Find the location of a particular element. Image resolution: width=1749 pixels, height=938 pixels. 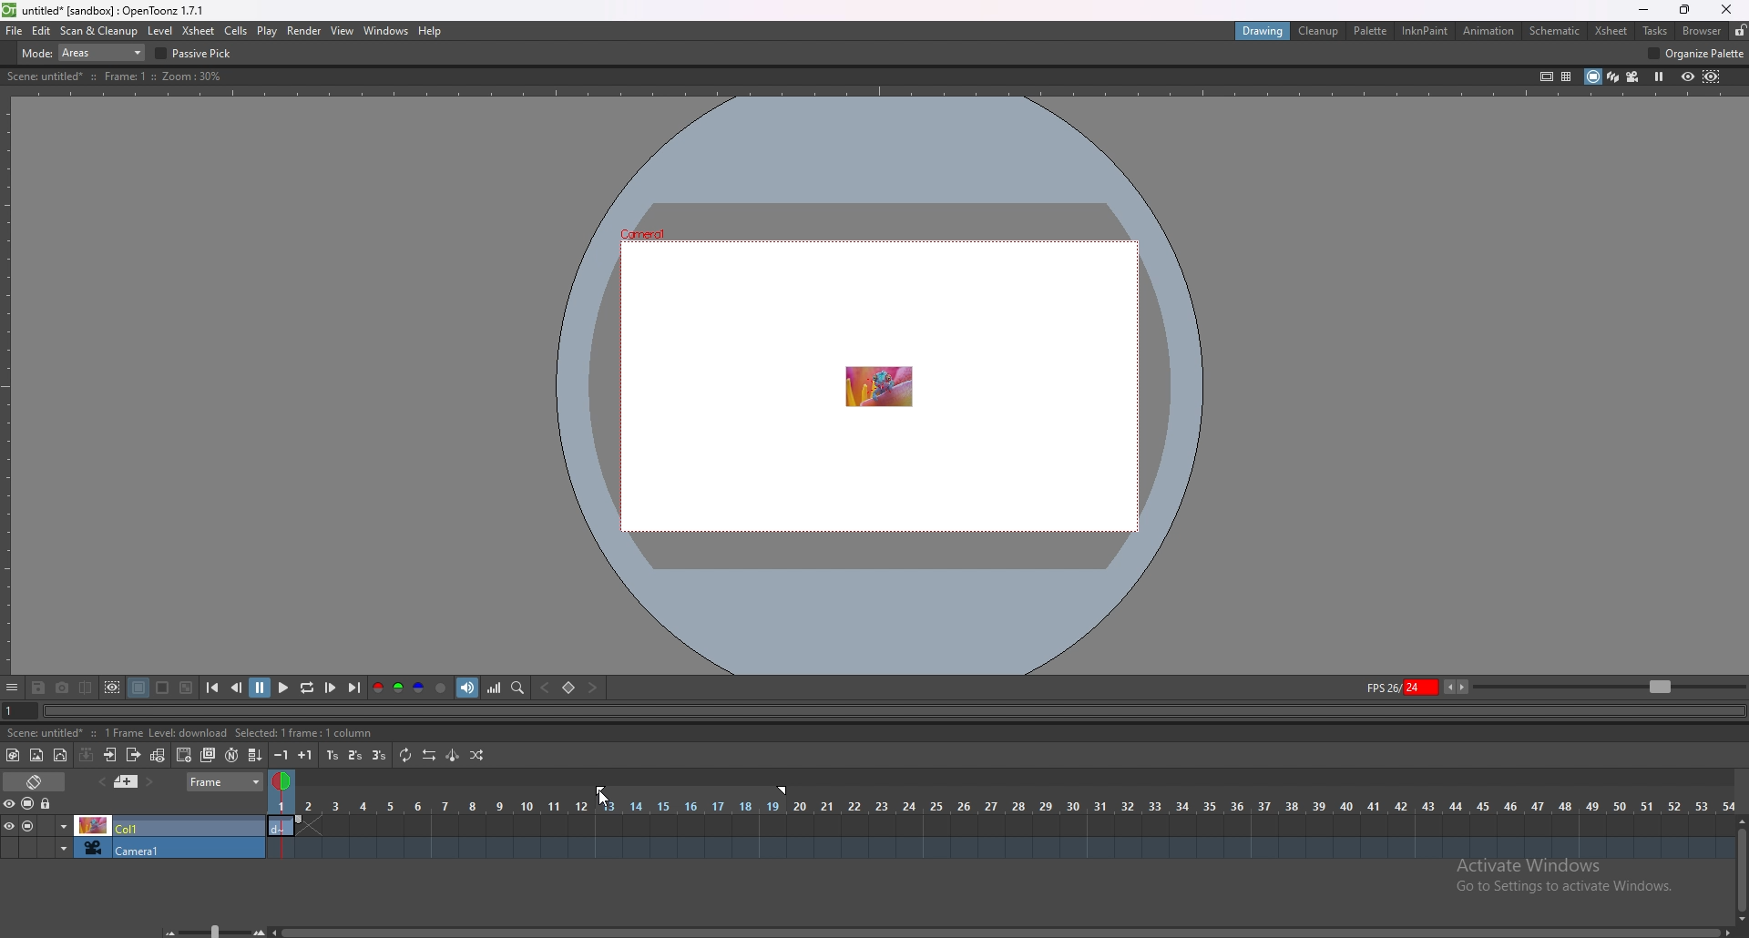

green channel is located at coordinates (399, 688).